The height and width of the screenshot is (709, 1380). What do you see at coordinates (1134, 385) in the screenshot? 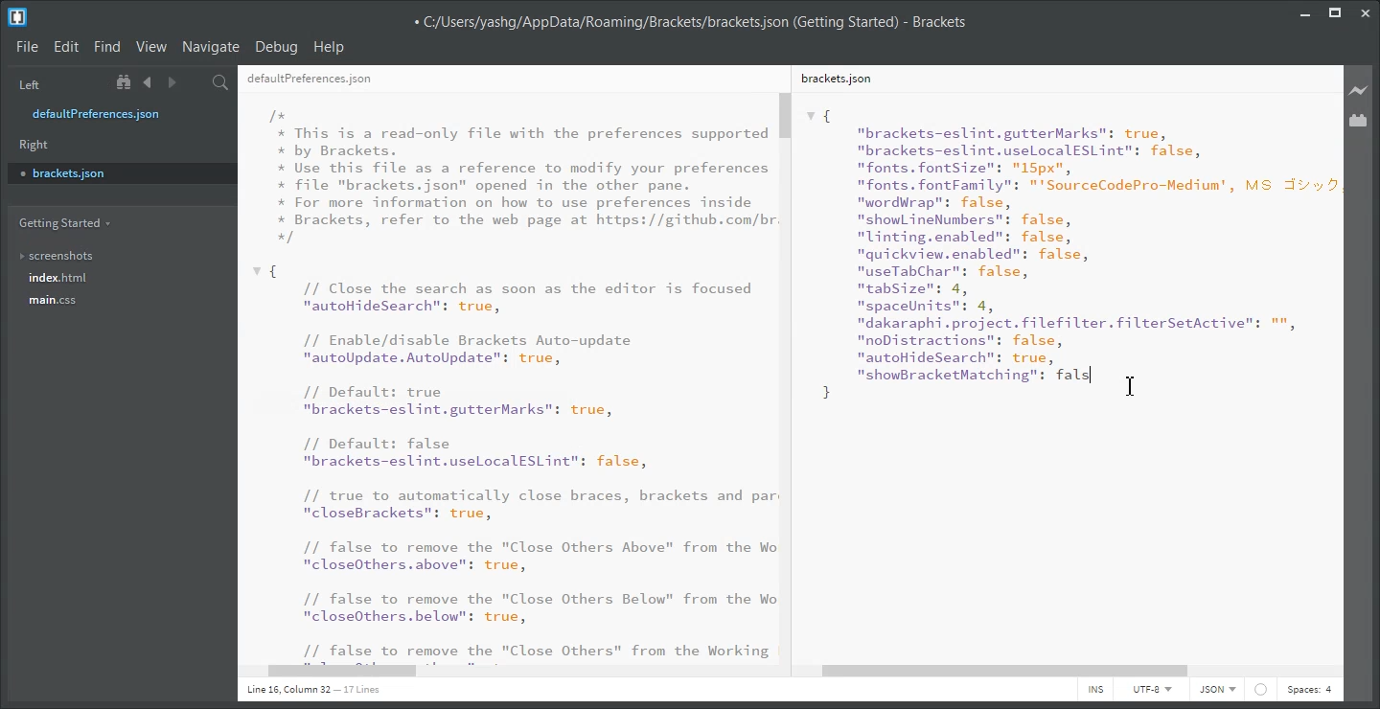
I see `cursor` at bounding box center [1134, 385].